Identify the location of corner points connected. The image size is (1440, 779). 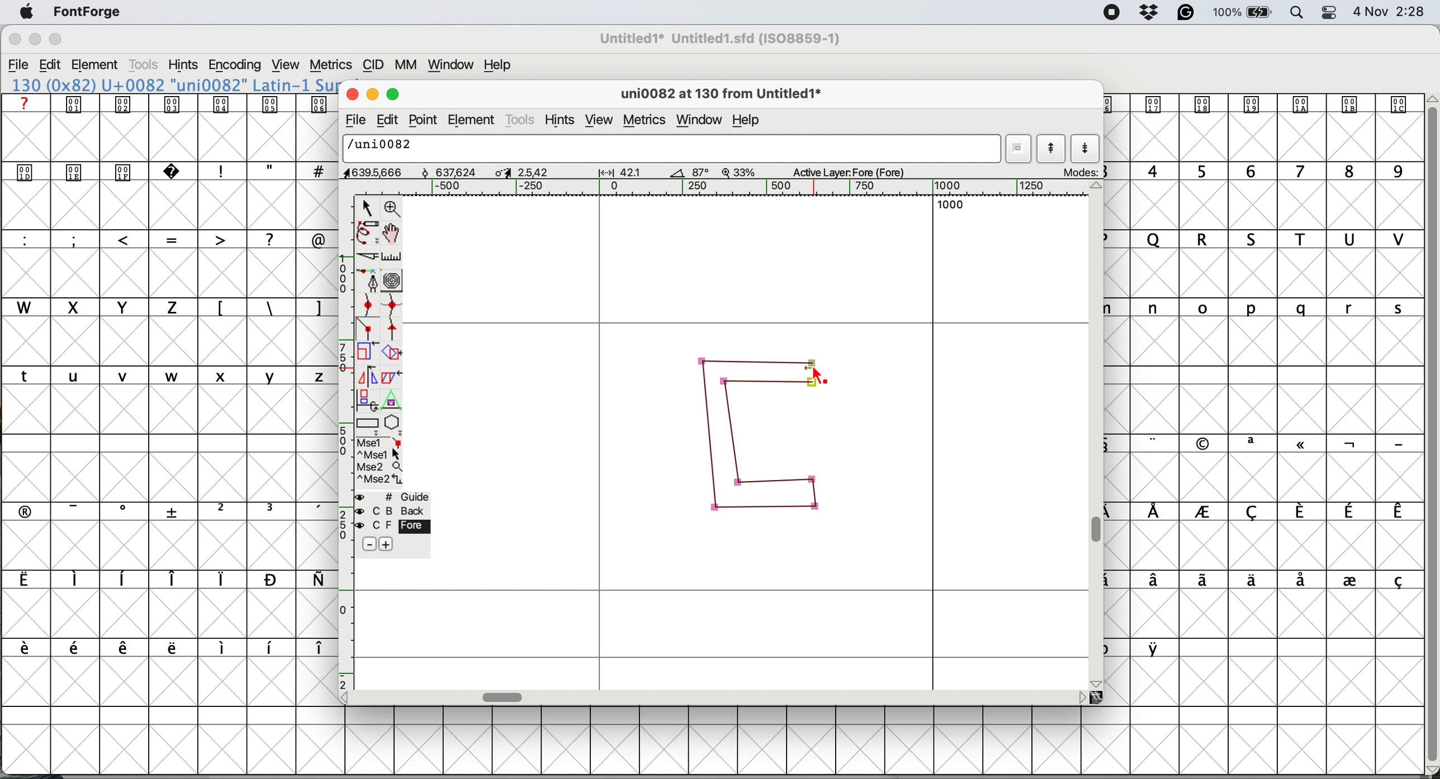
(731, 439).